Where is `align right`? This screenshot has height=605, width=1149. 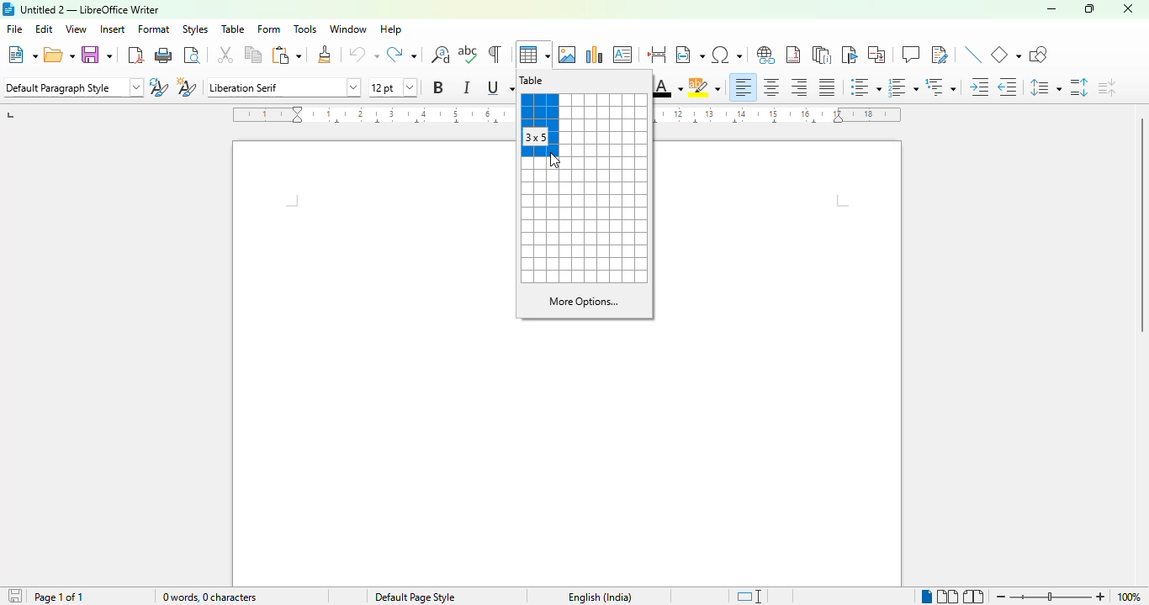
align right is located at coordinates (800, 87).